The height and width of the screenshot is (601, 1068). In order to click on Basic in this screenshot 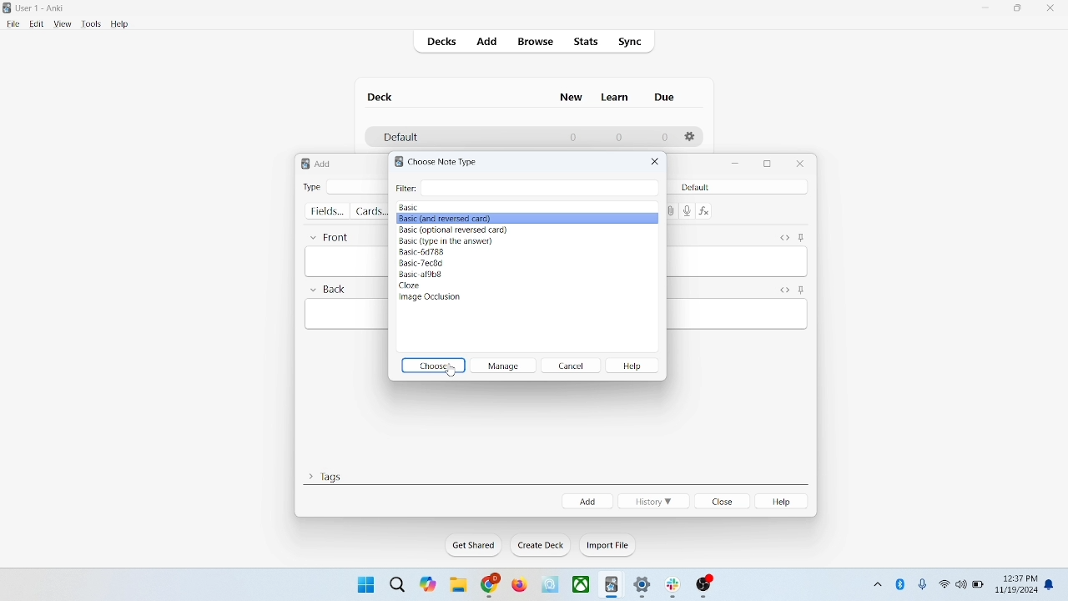, I will do `click(526, 206)`.